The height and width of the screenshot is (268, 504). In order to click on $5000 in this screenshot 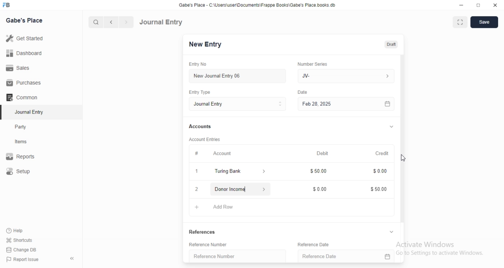, I will do `click(380, 189)`.